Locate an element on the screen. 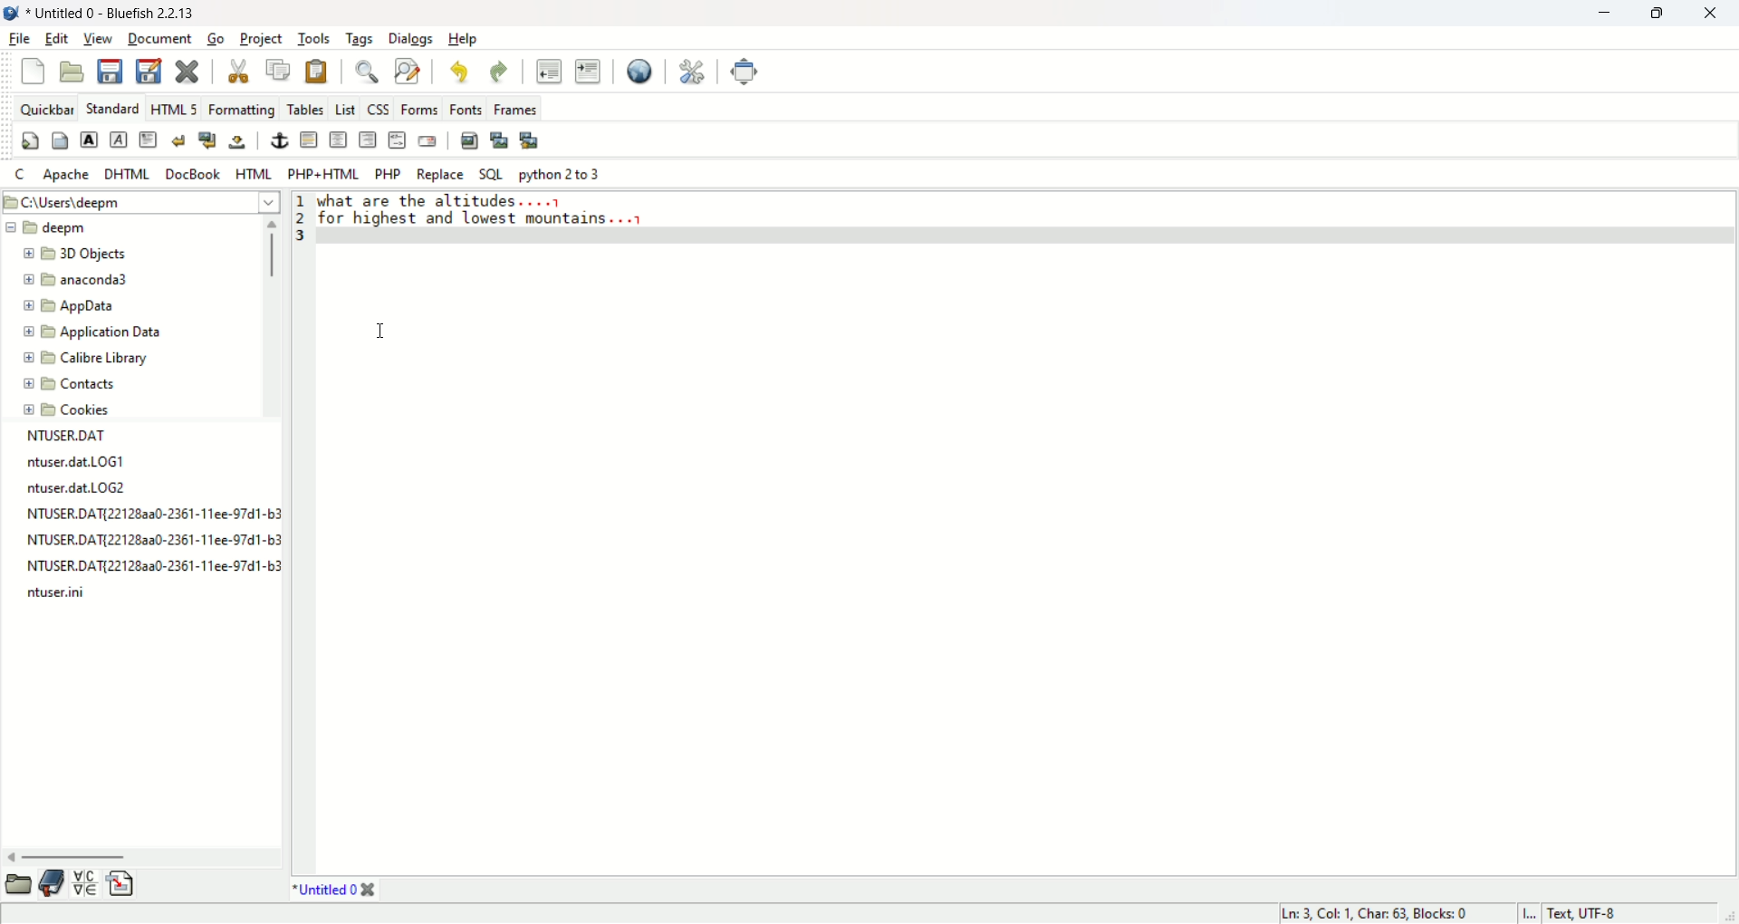 This screenshot has height=924, width=1739. line number is located at coordinates (303, 224).